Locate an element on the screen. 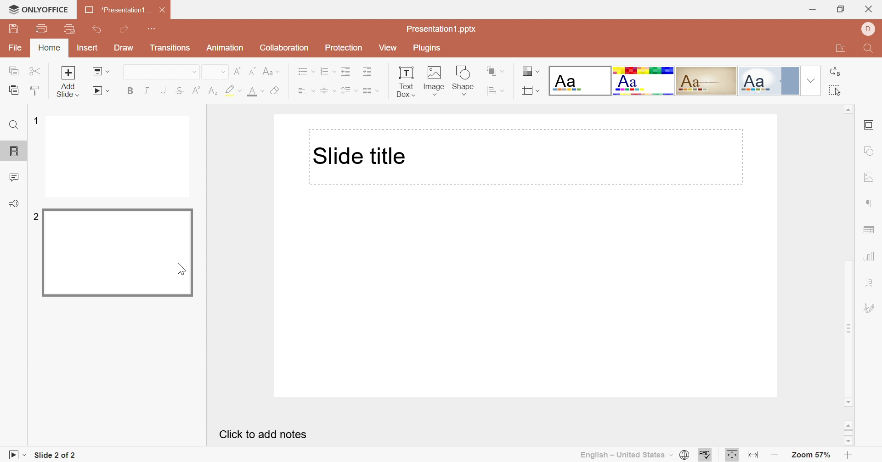 This screenshot has width=882, height=462. Table settings is located at coordinates (868, 231).